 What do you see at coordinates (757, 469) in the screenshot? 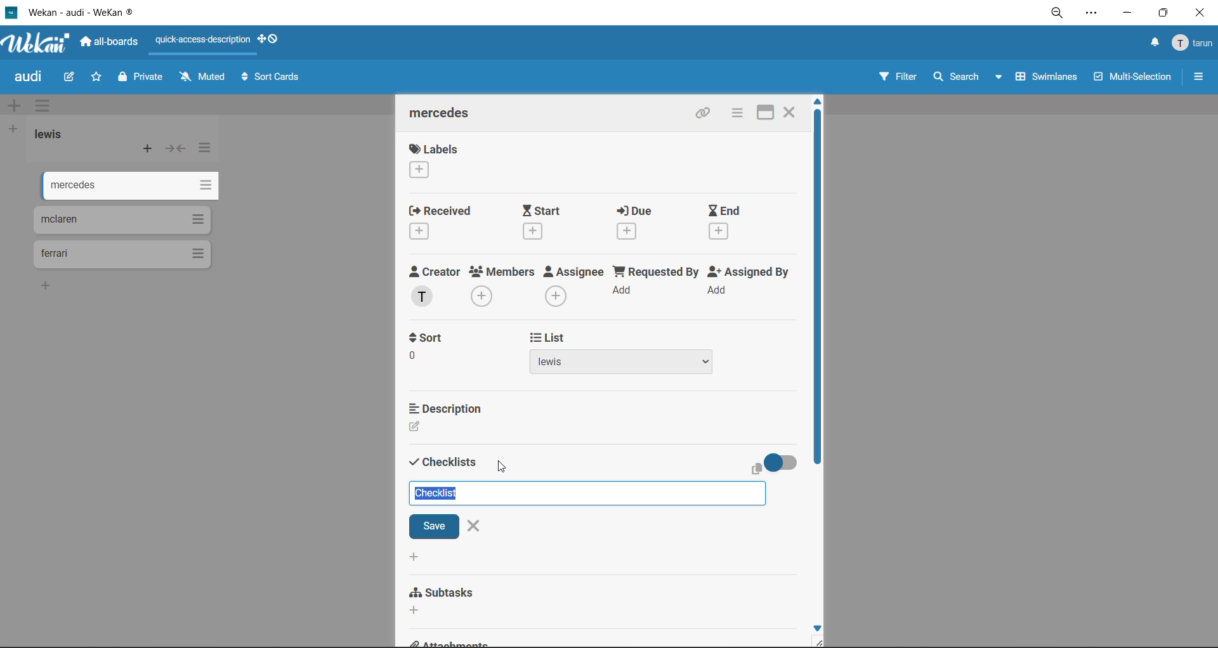
I see `copy` at bounding box center [757, 469].